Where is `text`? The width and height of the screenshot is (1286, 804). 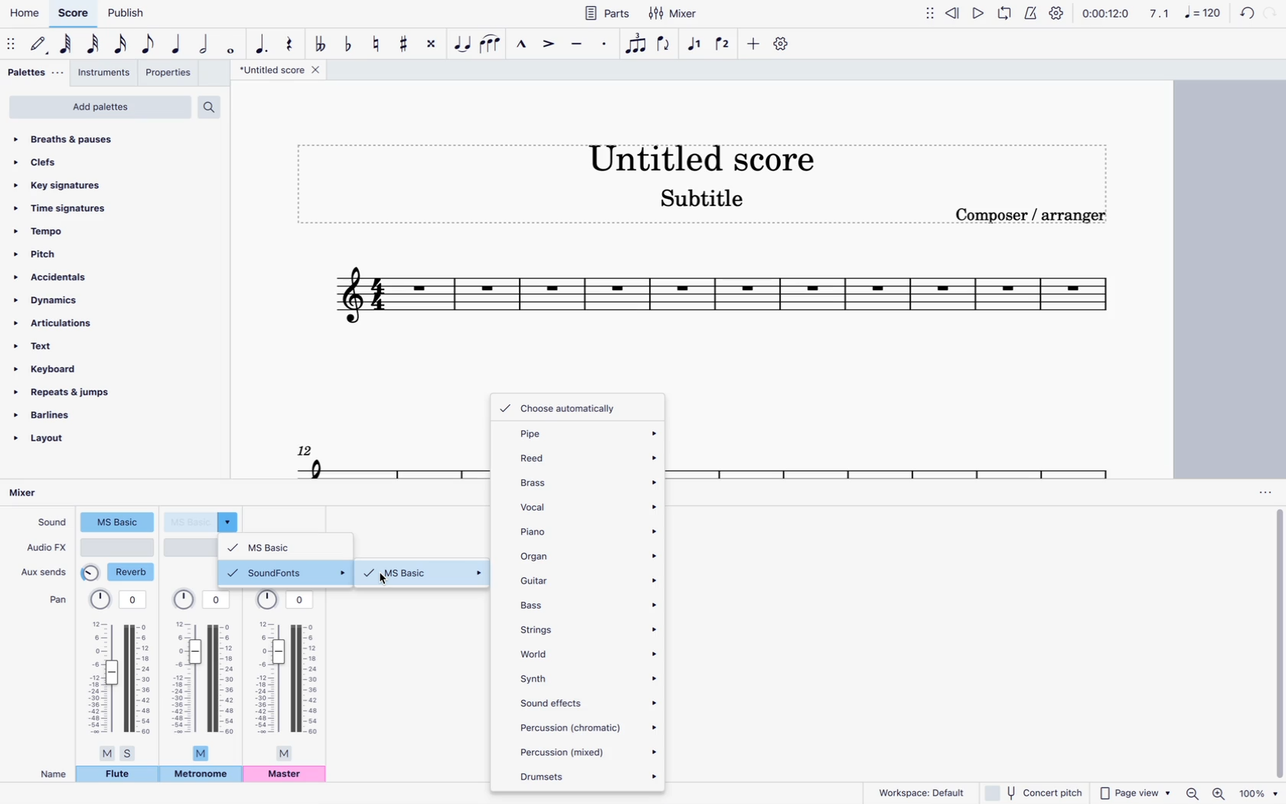
text is located at coordinates (80, 346).